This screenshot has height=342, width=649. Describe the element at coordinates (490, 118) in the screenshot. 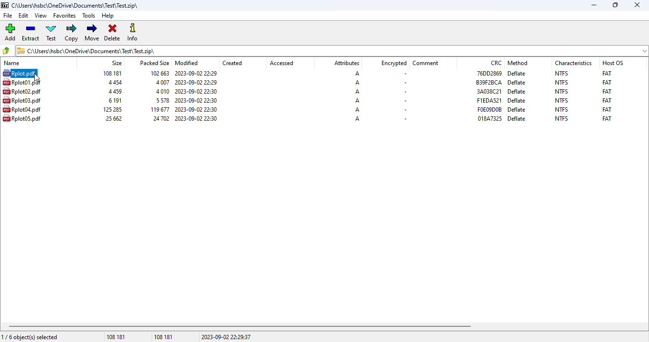

I see `CRC` at that location.